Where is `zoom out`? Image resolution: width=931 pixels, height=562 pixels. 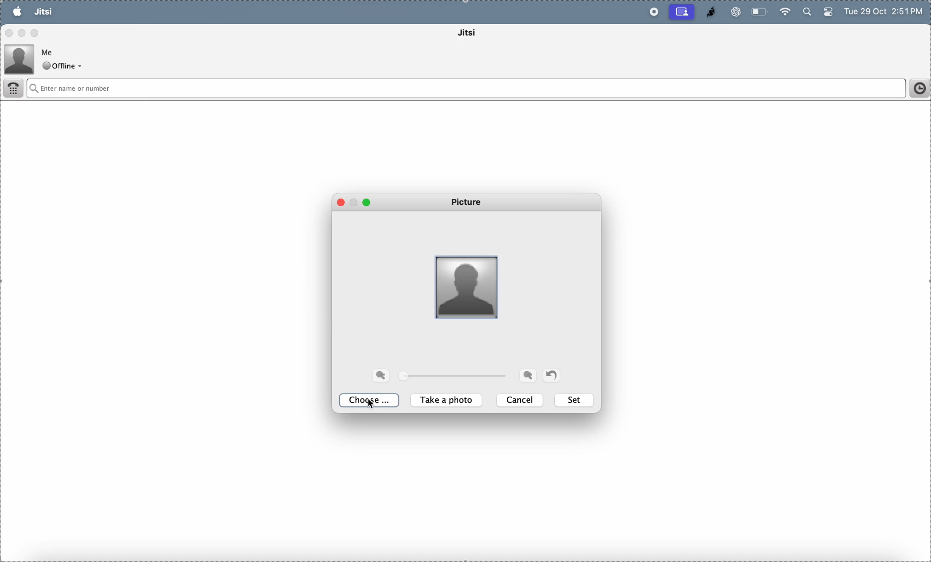
zoom out is located at coordinates (528, 375).